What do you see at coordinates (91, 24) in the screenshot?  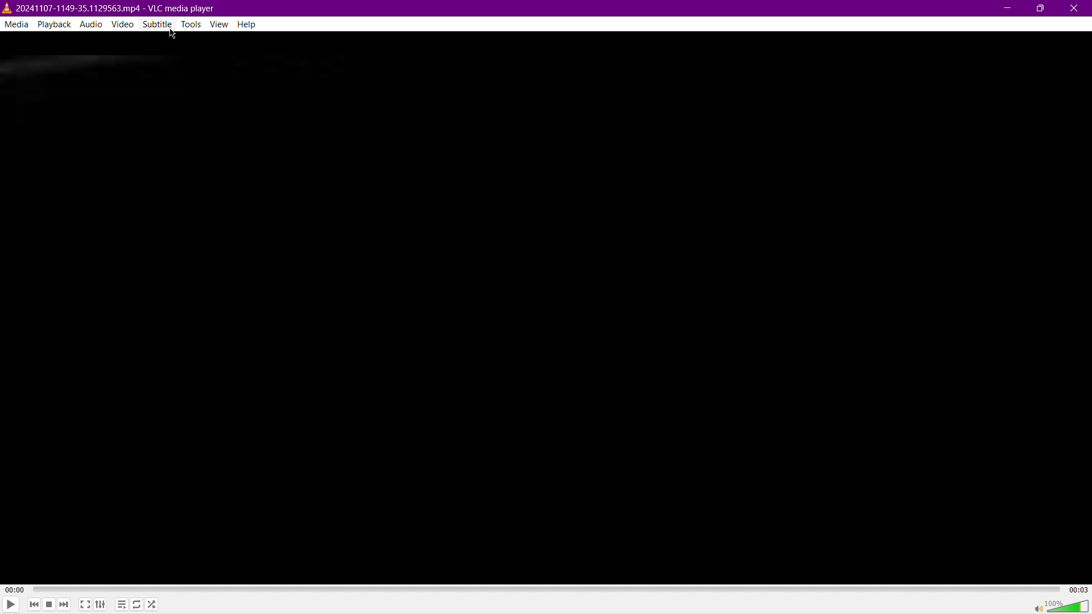 I see `Audio` at bounding box center [91, 24].